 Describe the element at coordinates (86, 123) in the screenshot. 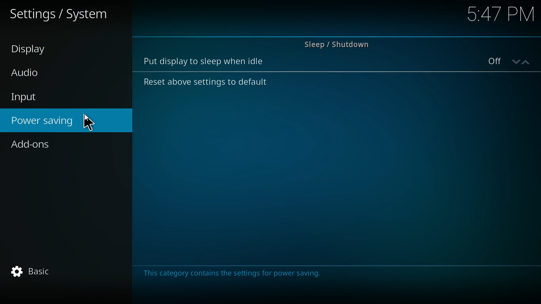

I see `Cursor` at that location.